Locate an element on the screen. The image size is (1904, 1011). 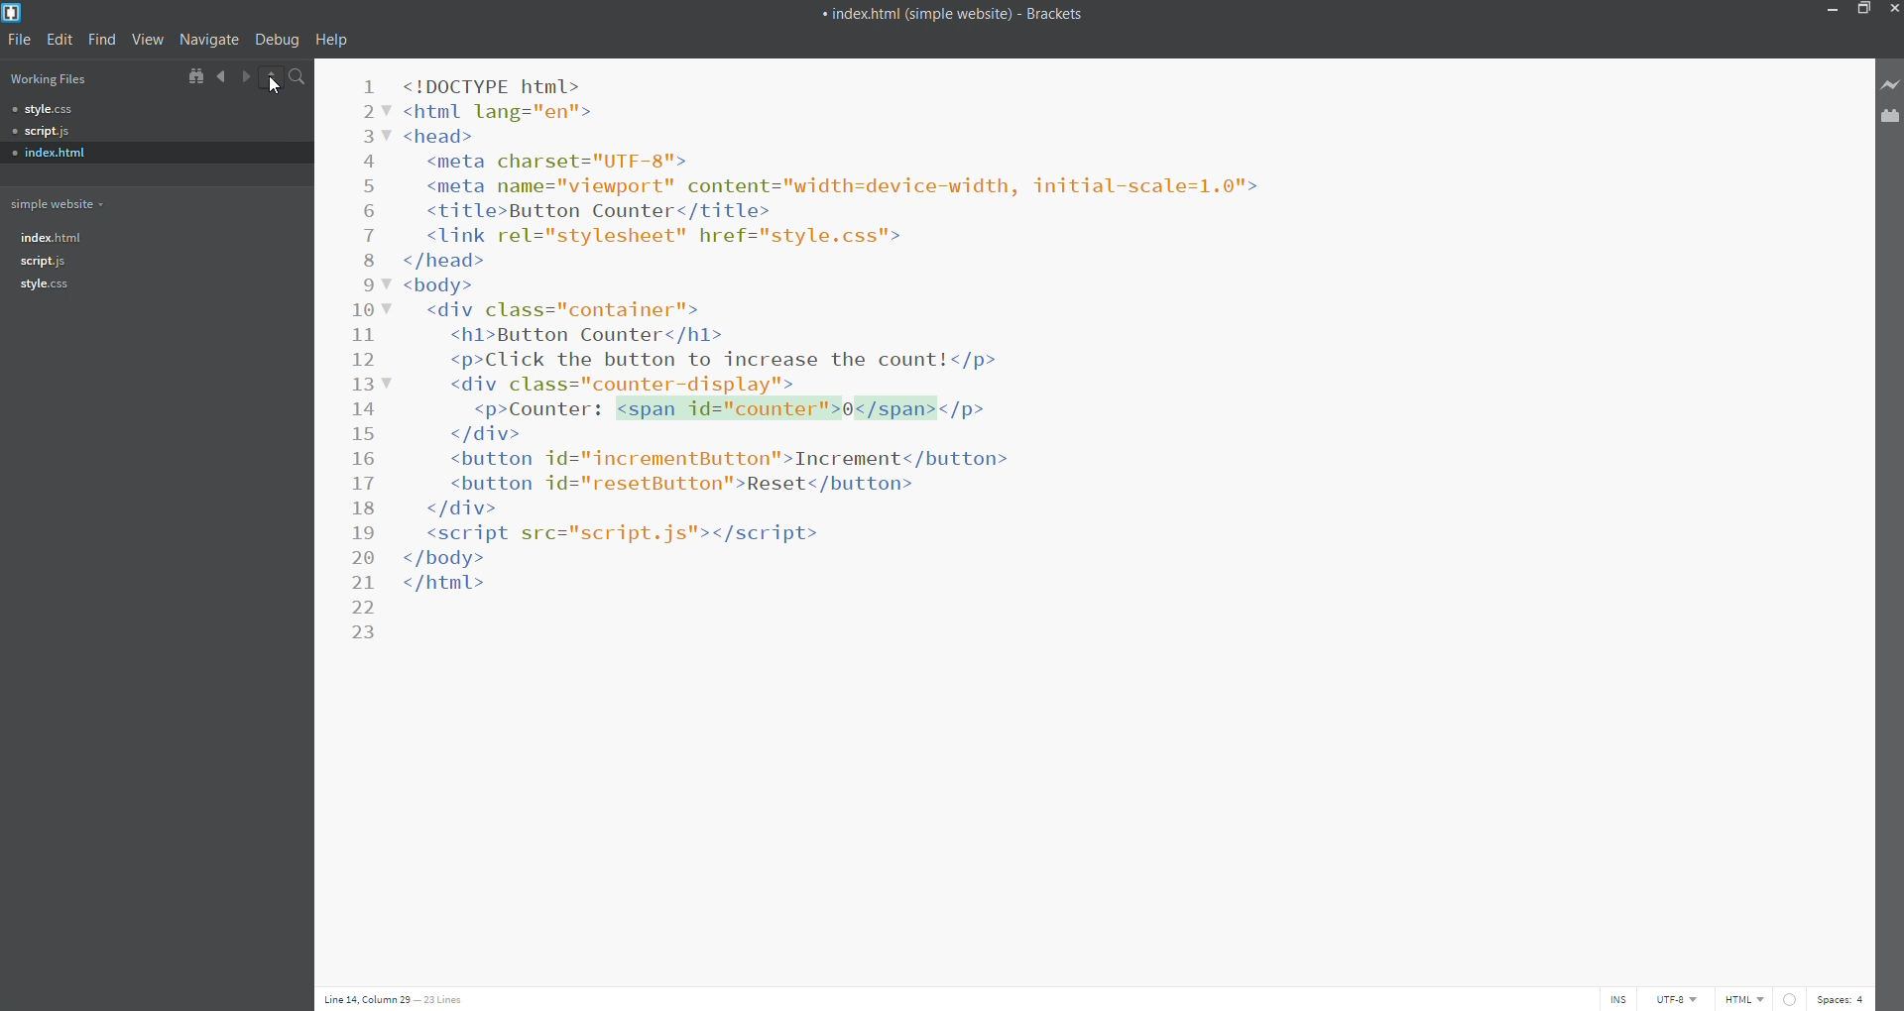
close is located at coordinates (1892, 9).